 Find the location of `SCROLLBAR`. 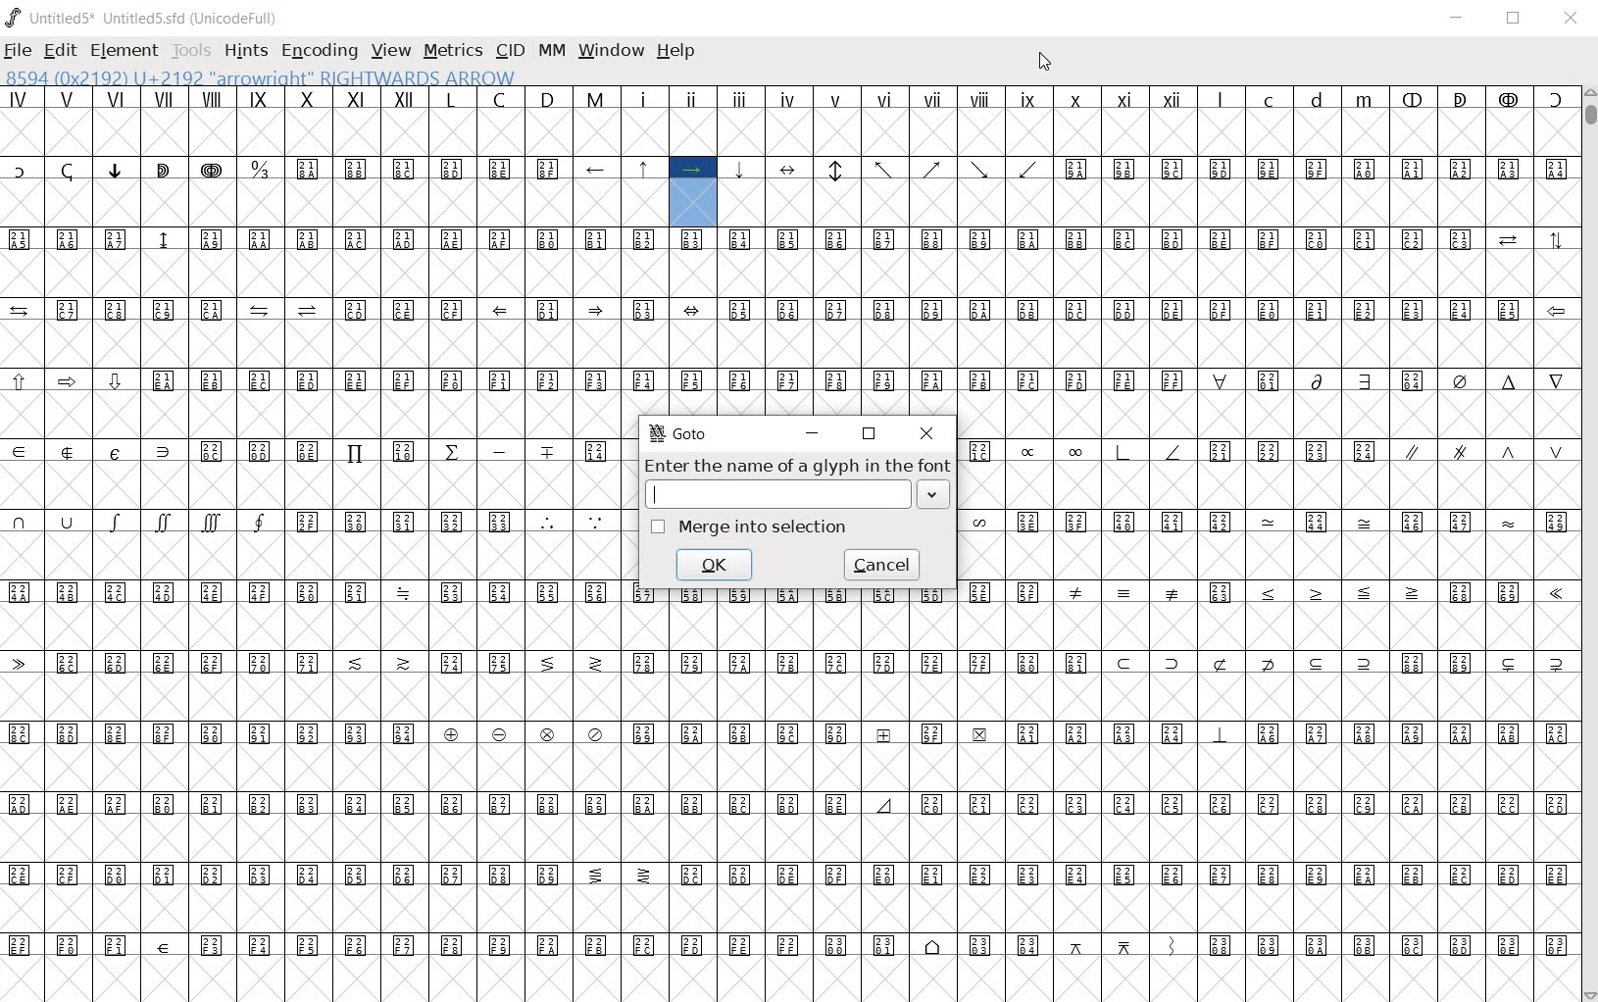

SCROLLBAR is located at coordinates (1588, 543).